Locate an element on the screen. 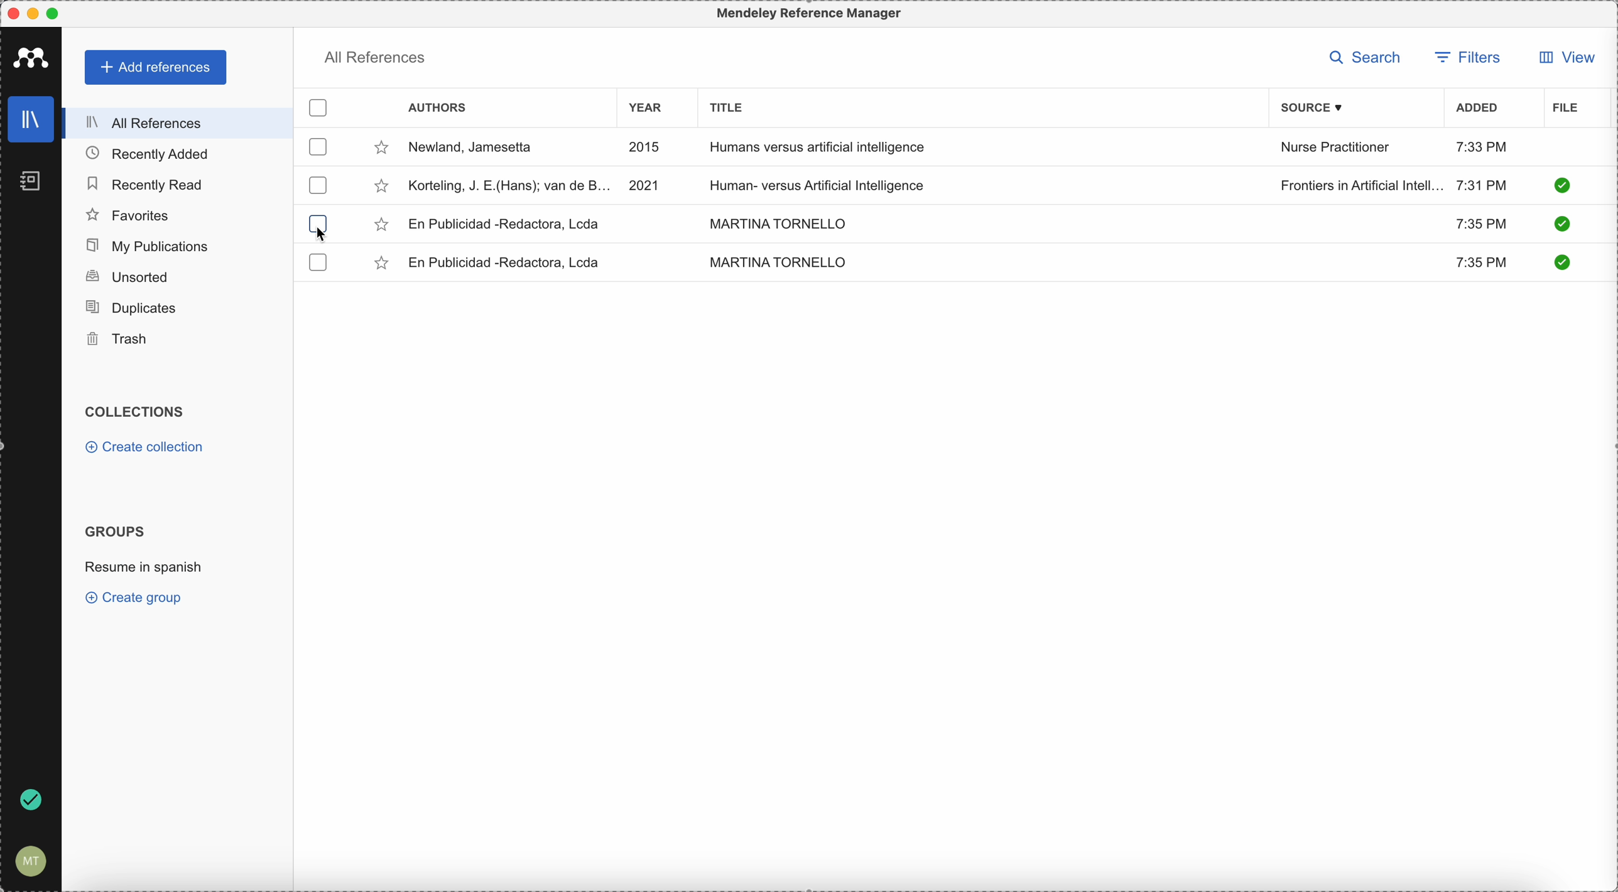  file is located at coordinates (1565, 109).